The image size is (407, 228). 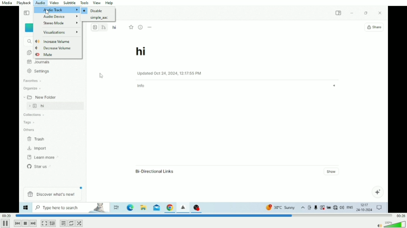 What do you see at coordinates (47, 12) in the screenshot?
I see `cursor` at bounding box center [47, 12].